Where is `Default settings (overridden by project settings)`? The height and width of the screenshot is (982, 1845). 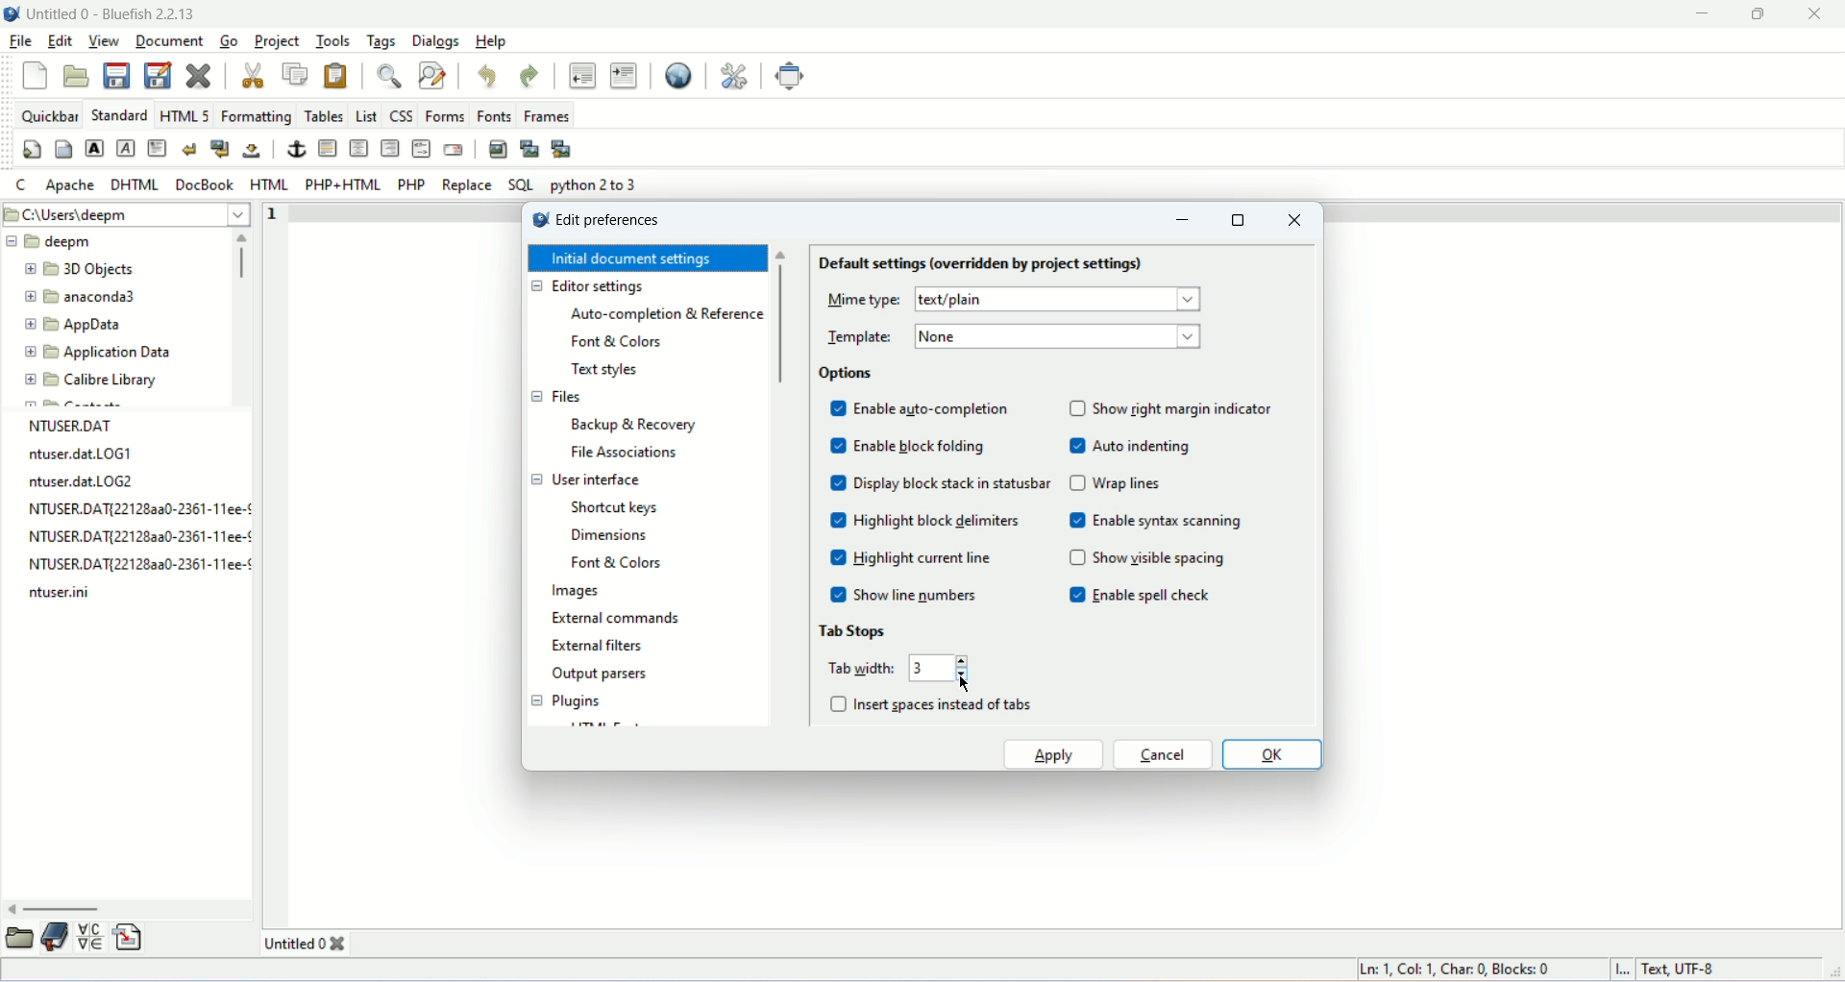
Default settings (overridden by project settings) is located at coordinates (984, 264).